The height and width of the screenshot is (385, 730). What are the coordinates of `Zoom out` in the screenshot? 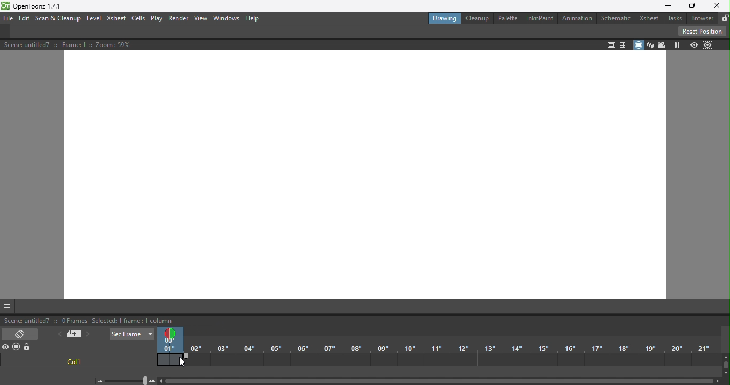 It's located at (99, 381).